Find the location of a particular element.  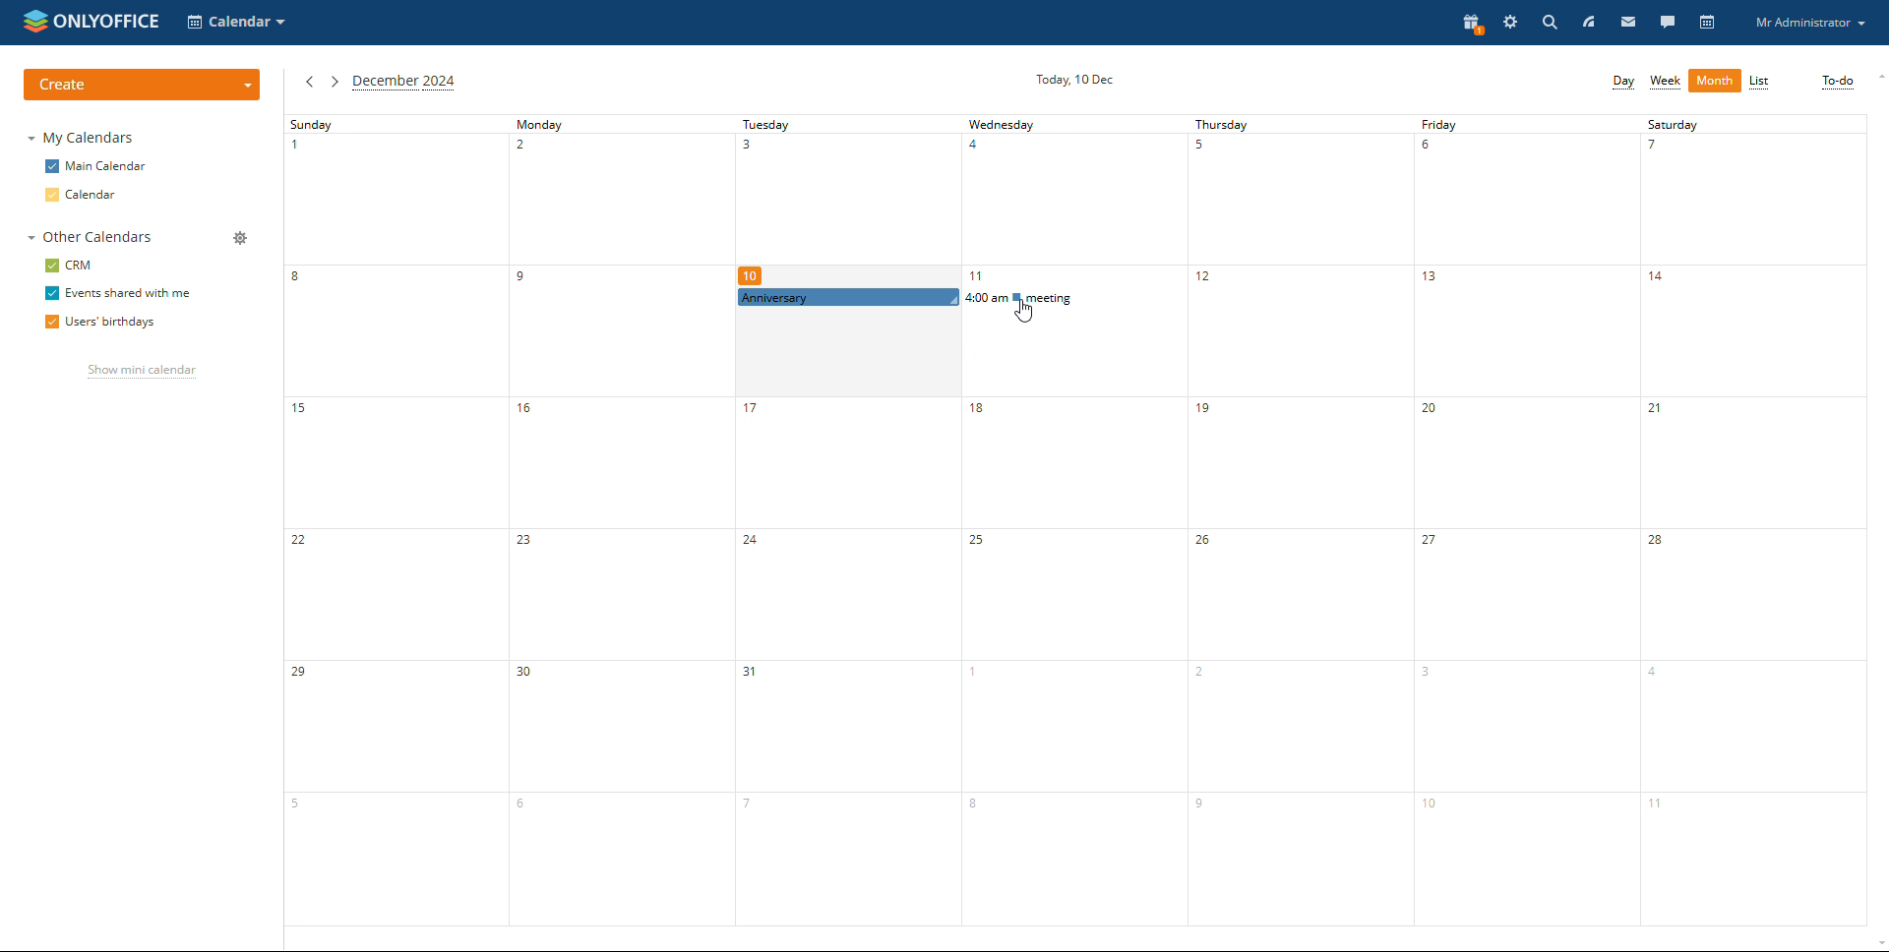

saturday is located at coordinates (1753, 519).